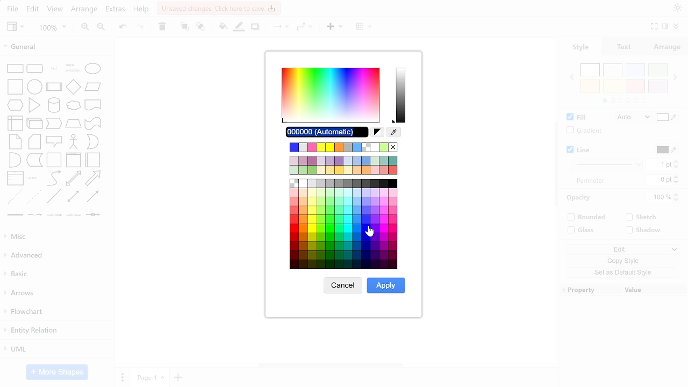  Describe the element at coordinates (620, 261) in the screenshot. I see `copy style` at that location.